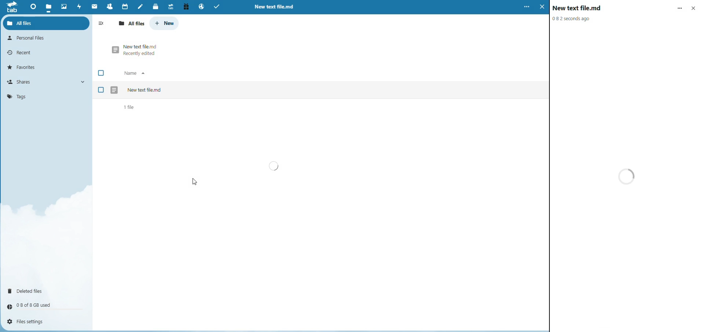 The width and height of the screenshot is (702, 332). What do you see at coordinates (136, 73) in the screenshot?
I see `Sorted by Name` at bounding box center [136, 73].